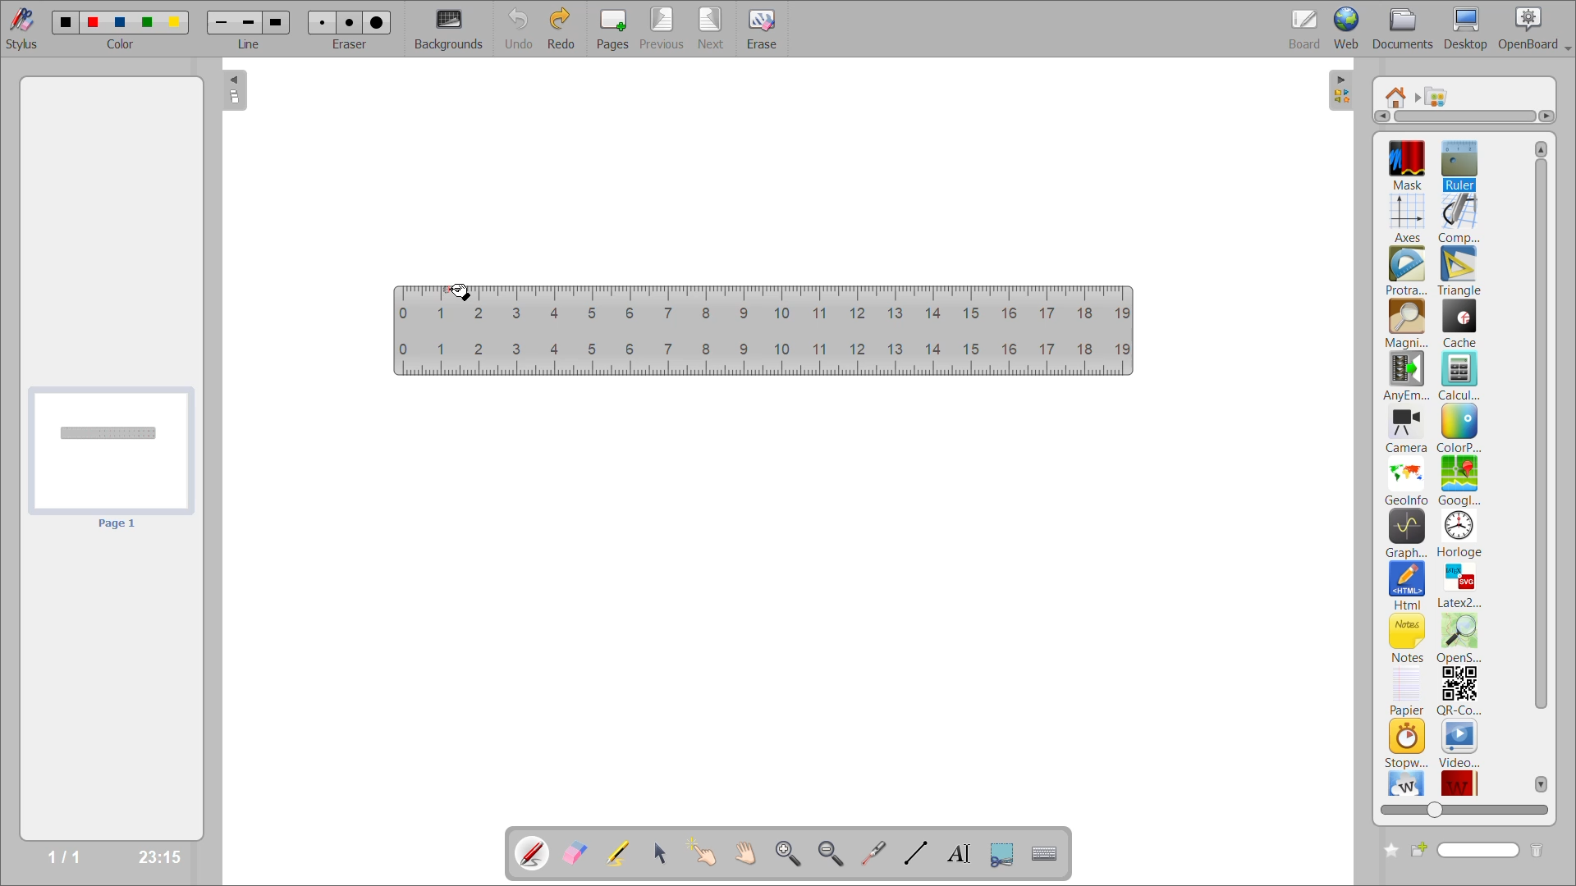 The height and width of the screenshot is (886, 1576). What do you see at coordinates (871, 852) in the screenshot?
I see `virtual laser pointer` at bounding box center [871, 852].